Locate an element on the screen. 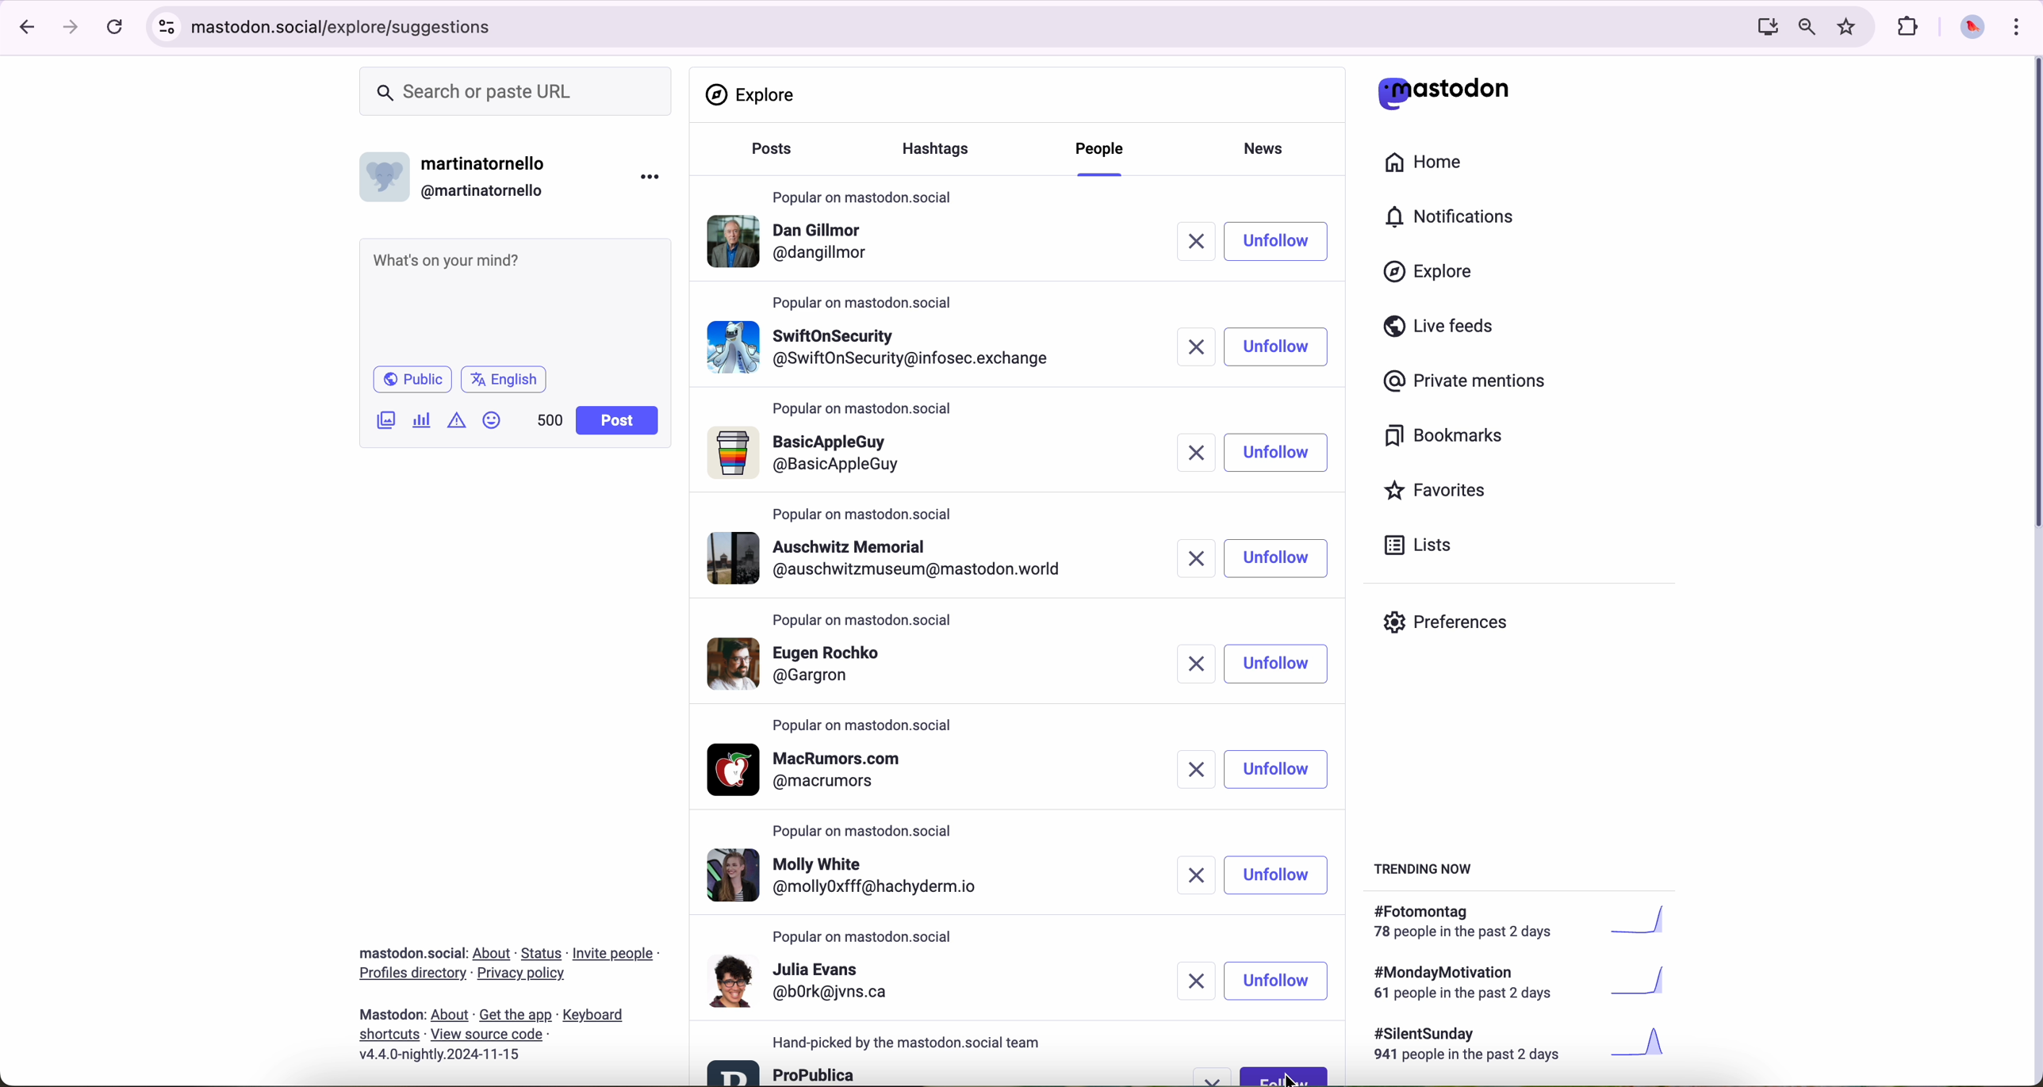  extensions is located at coordinates (1910, 27).